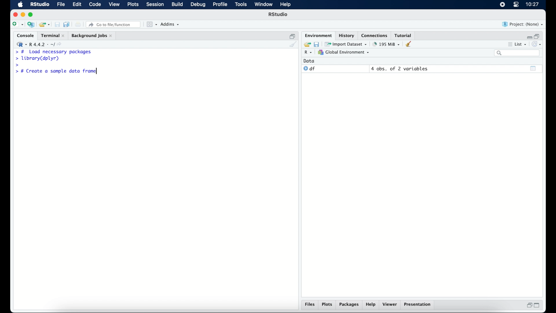 Image resolution: width=556 pixels, height=313 pixels. I want to click on plots, so click(328, 305).